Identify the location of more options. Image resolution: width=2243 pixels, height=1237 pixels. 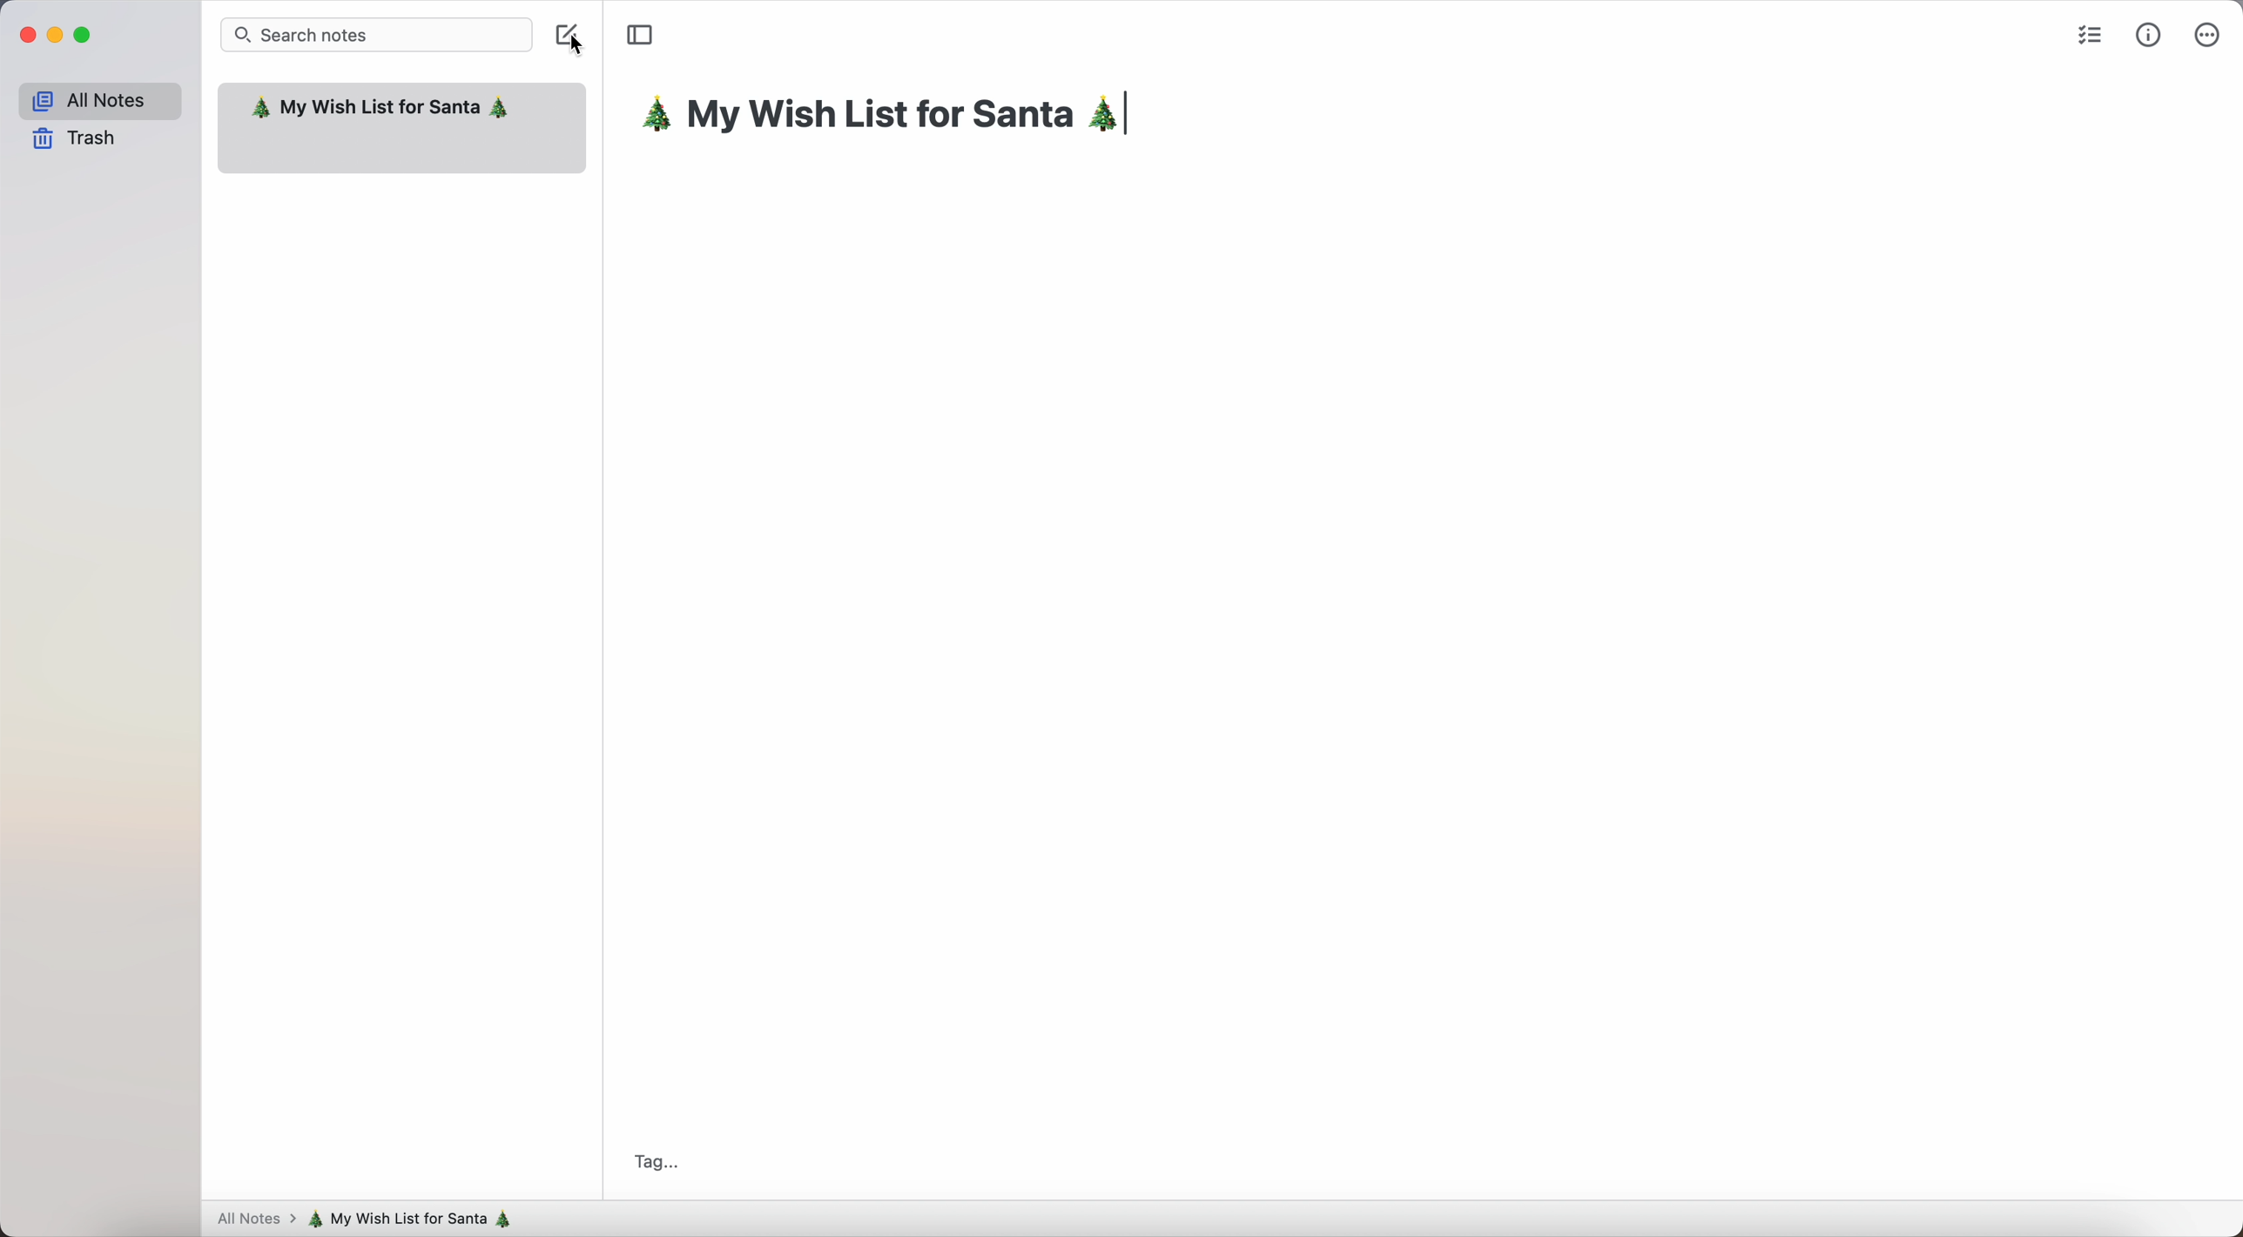
(2206, 33).